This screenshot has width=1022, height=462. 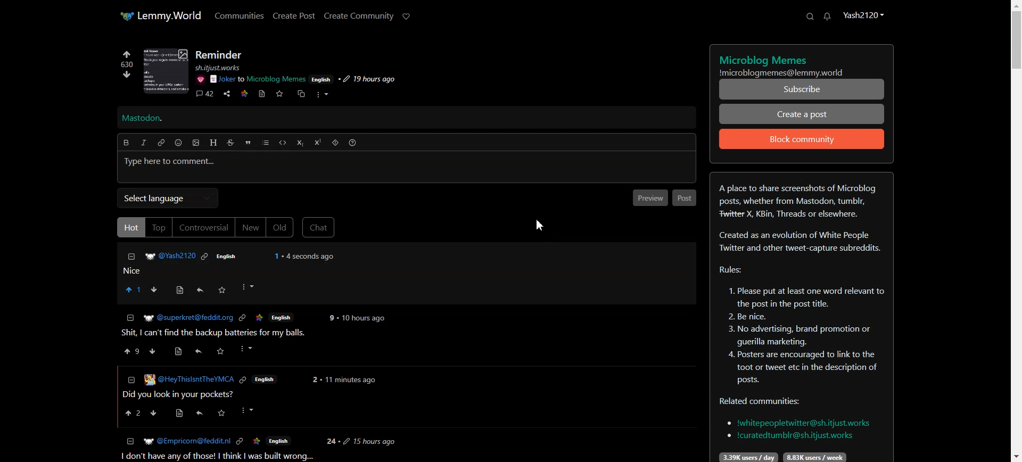 I want to click on Share, so click(x=227, y=94).